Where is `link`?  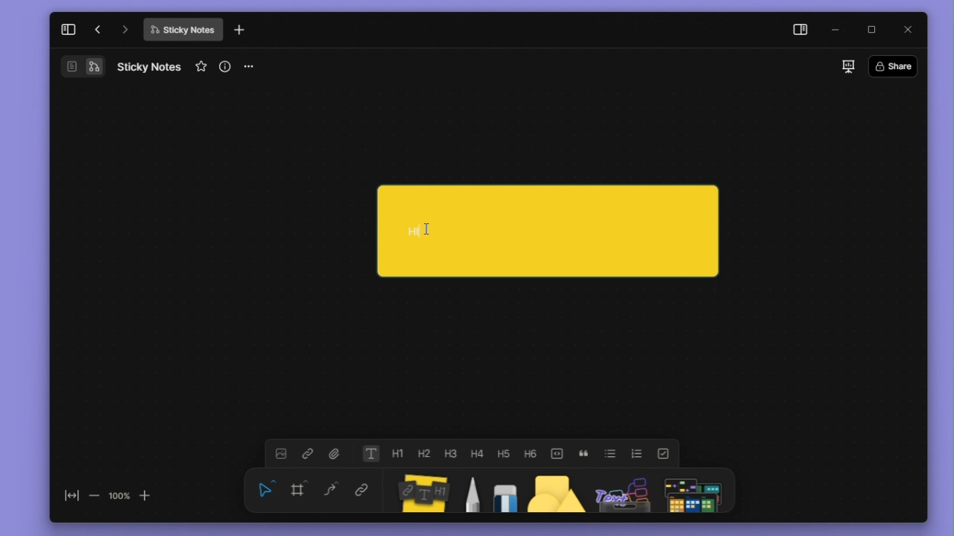
link is located at coordinates (366, 490).